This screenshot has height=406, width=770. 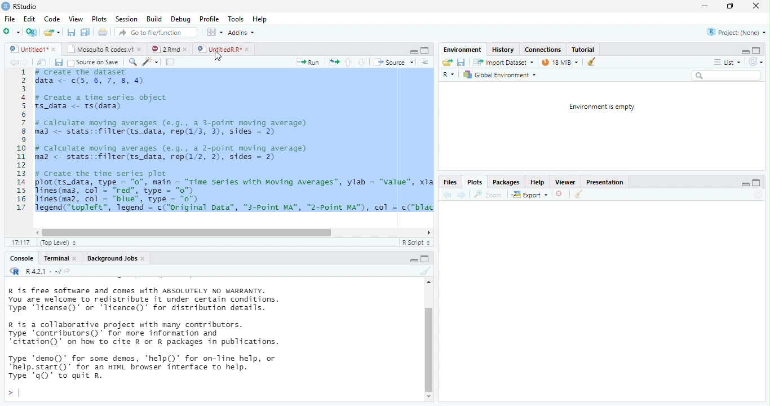 I want to click on Files, so click(x=449, y=183).